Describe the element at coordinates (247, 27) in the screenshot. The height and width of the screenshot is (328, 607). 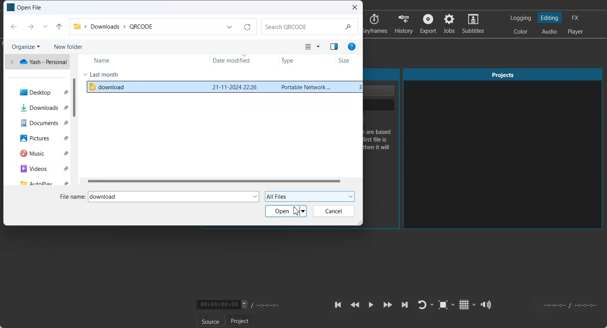
I see `Refresh` at that location.